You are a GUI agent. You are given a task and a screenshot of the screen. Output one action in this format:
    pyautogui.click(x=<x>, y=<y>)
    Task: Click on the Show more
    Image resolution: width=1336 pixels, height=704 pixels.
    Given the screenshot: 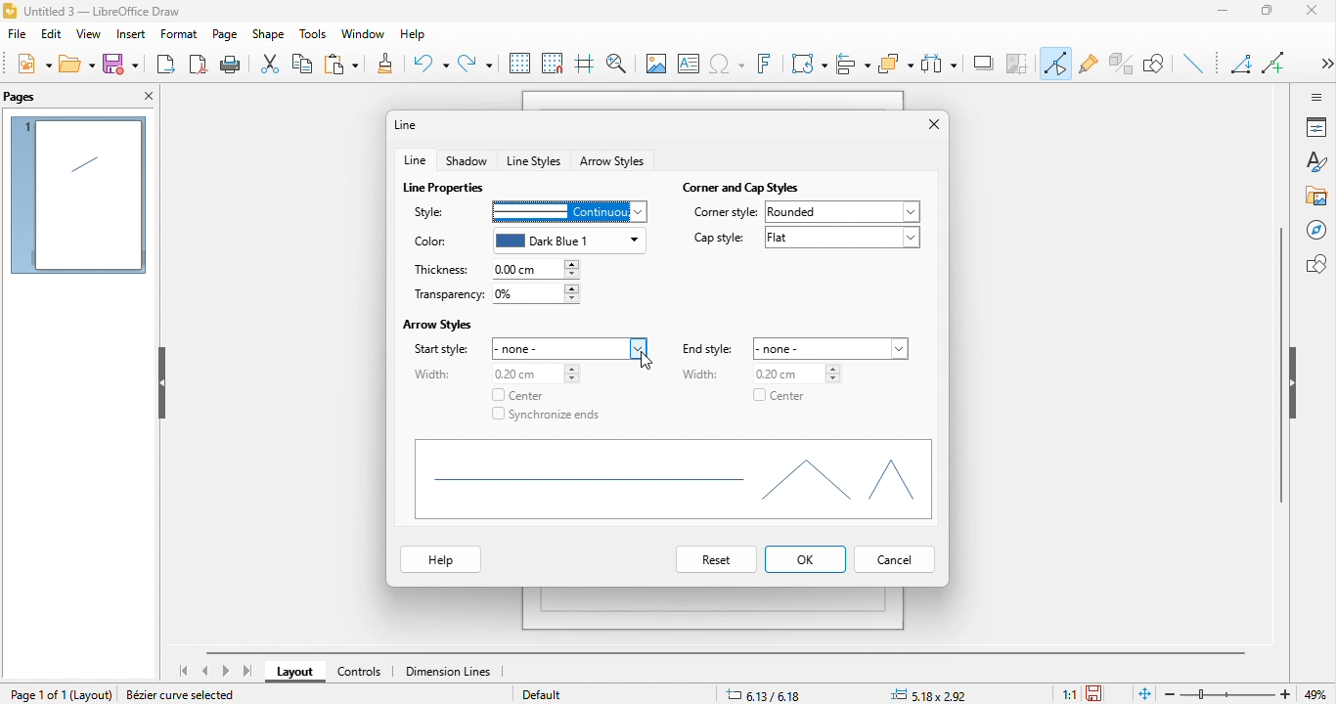 What is the action you would take?
    pyautogui.click(x=1319, y=57)
    